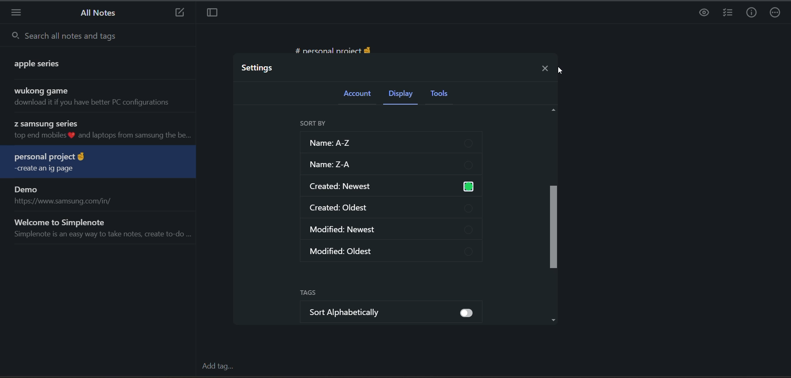 The height and width of the screenshot is (378, 791). What do you see at coordinates (728, 13) in the screenshot?
I see `insert checklist` at bounding box center [728, 13].